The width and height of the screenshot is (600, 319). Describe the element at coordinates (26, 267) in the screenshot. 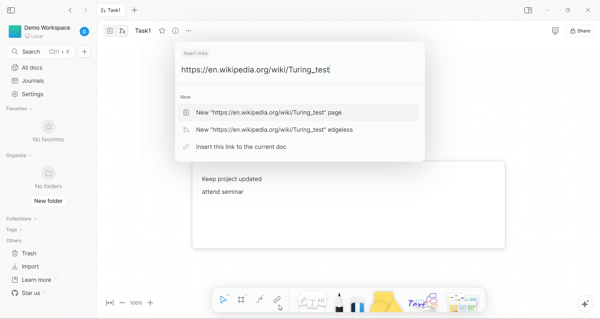

I see `import` at that location.